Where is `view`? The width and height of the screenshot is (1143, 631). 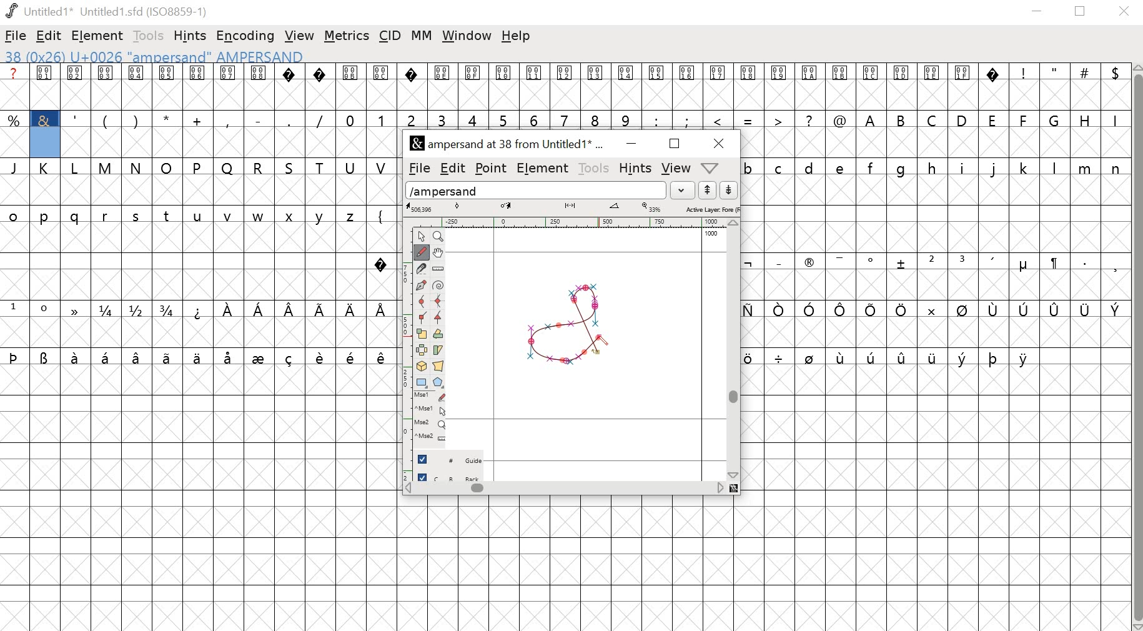
view is located at coordinates (677, 167).